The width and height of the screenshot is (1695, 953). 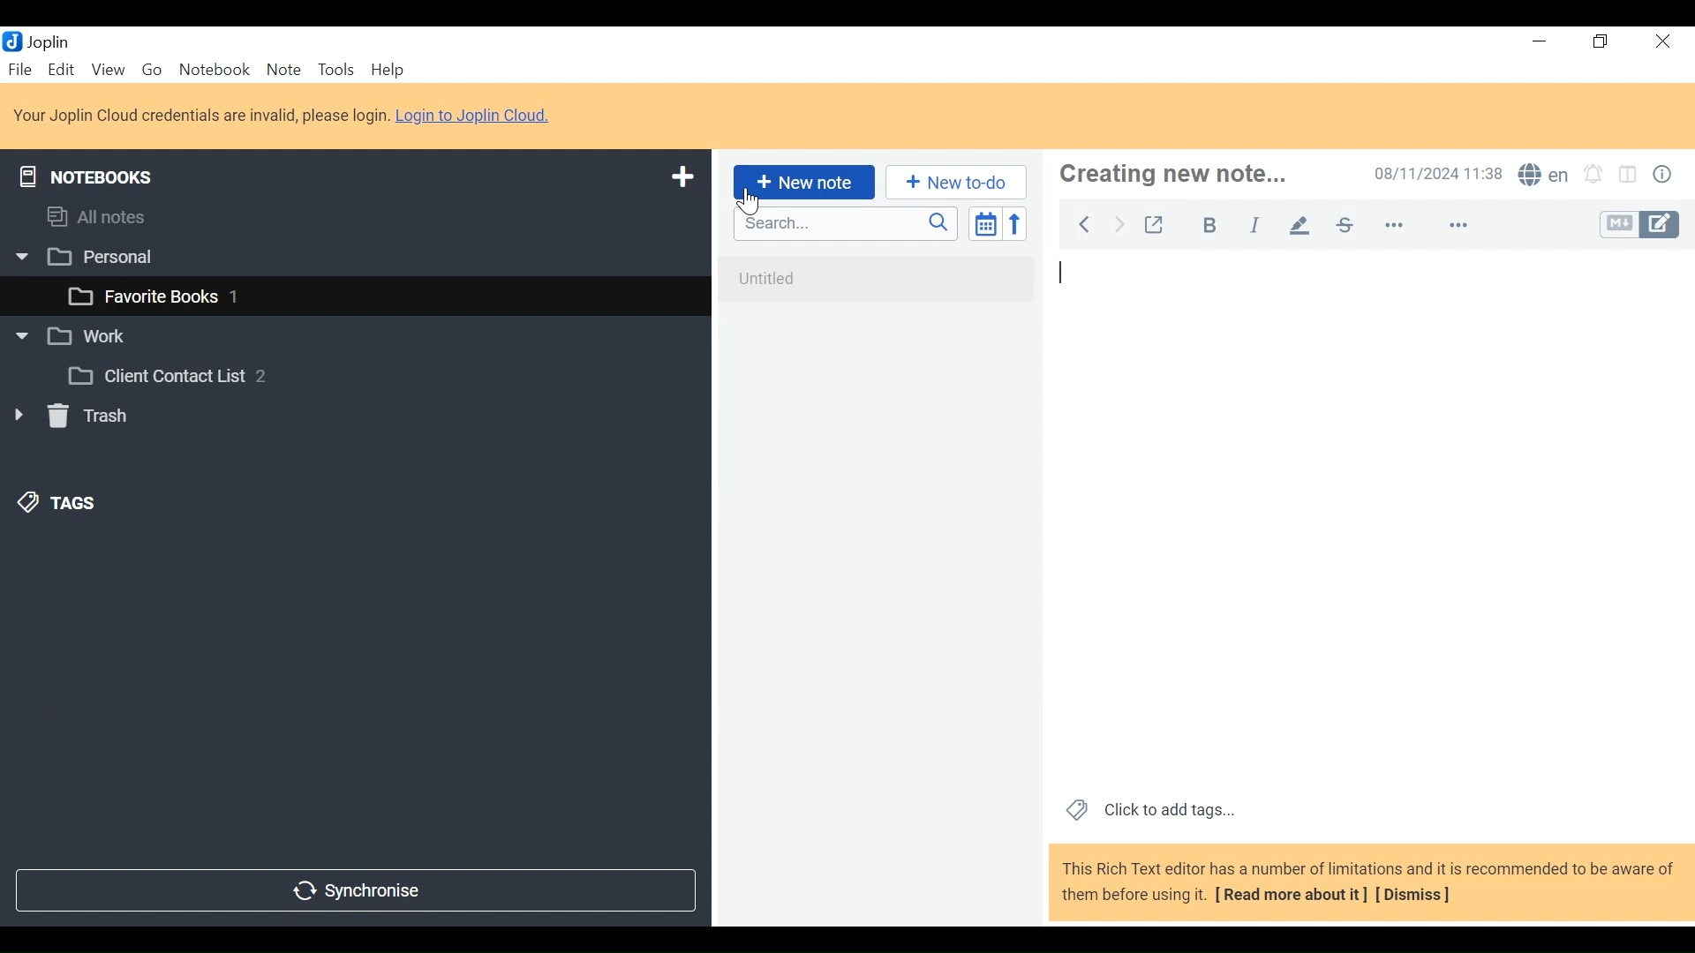 I want to click on Restore, so click(x=1602, y=41).